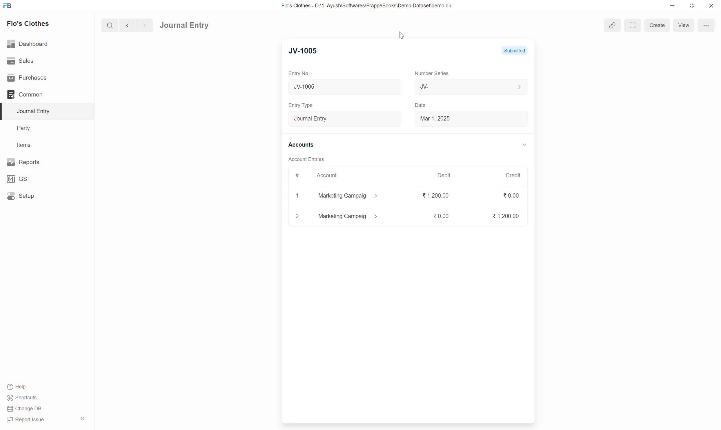  I want to click on JV-, so click(471, 87).